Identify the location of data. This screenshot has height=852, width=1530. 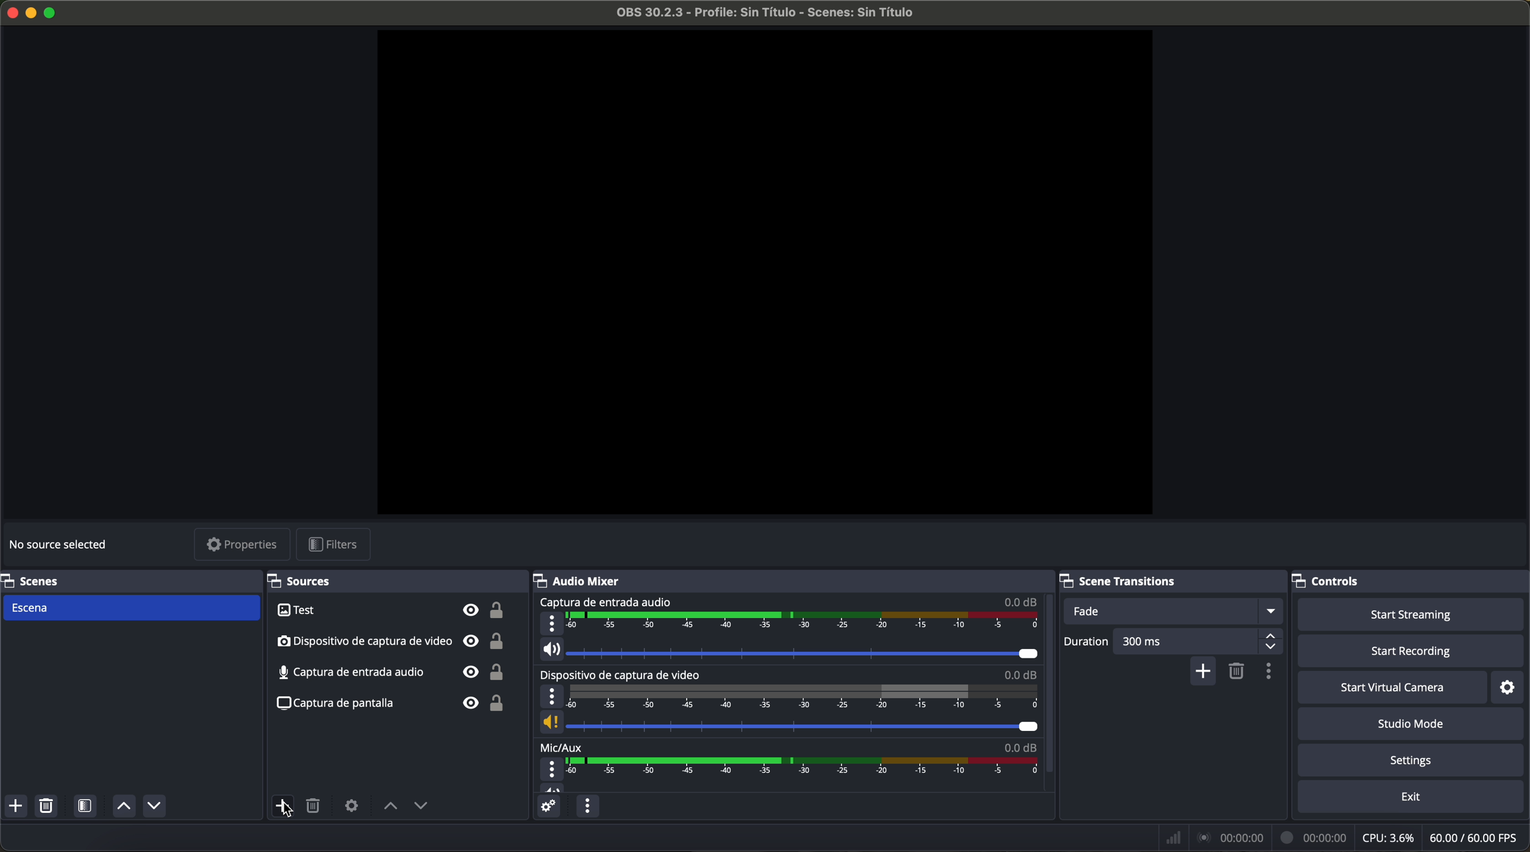
(1344, 837).